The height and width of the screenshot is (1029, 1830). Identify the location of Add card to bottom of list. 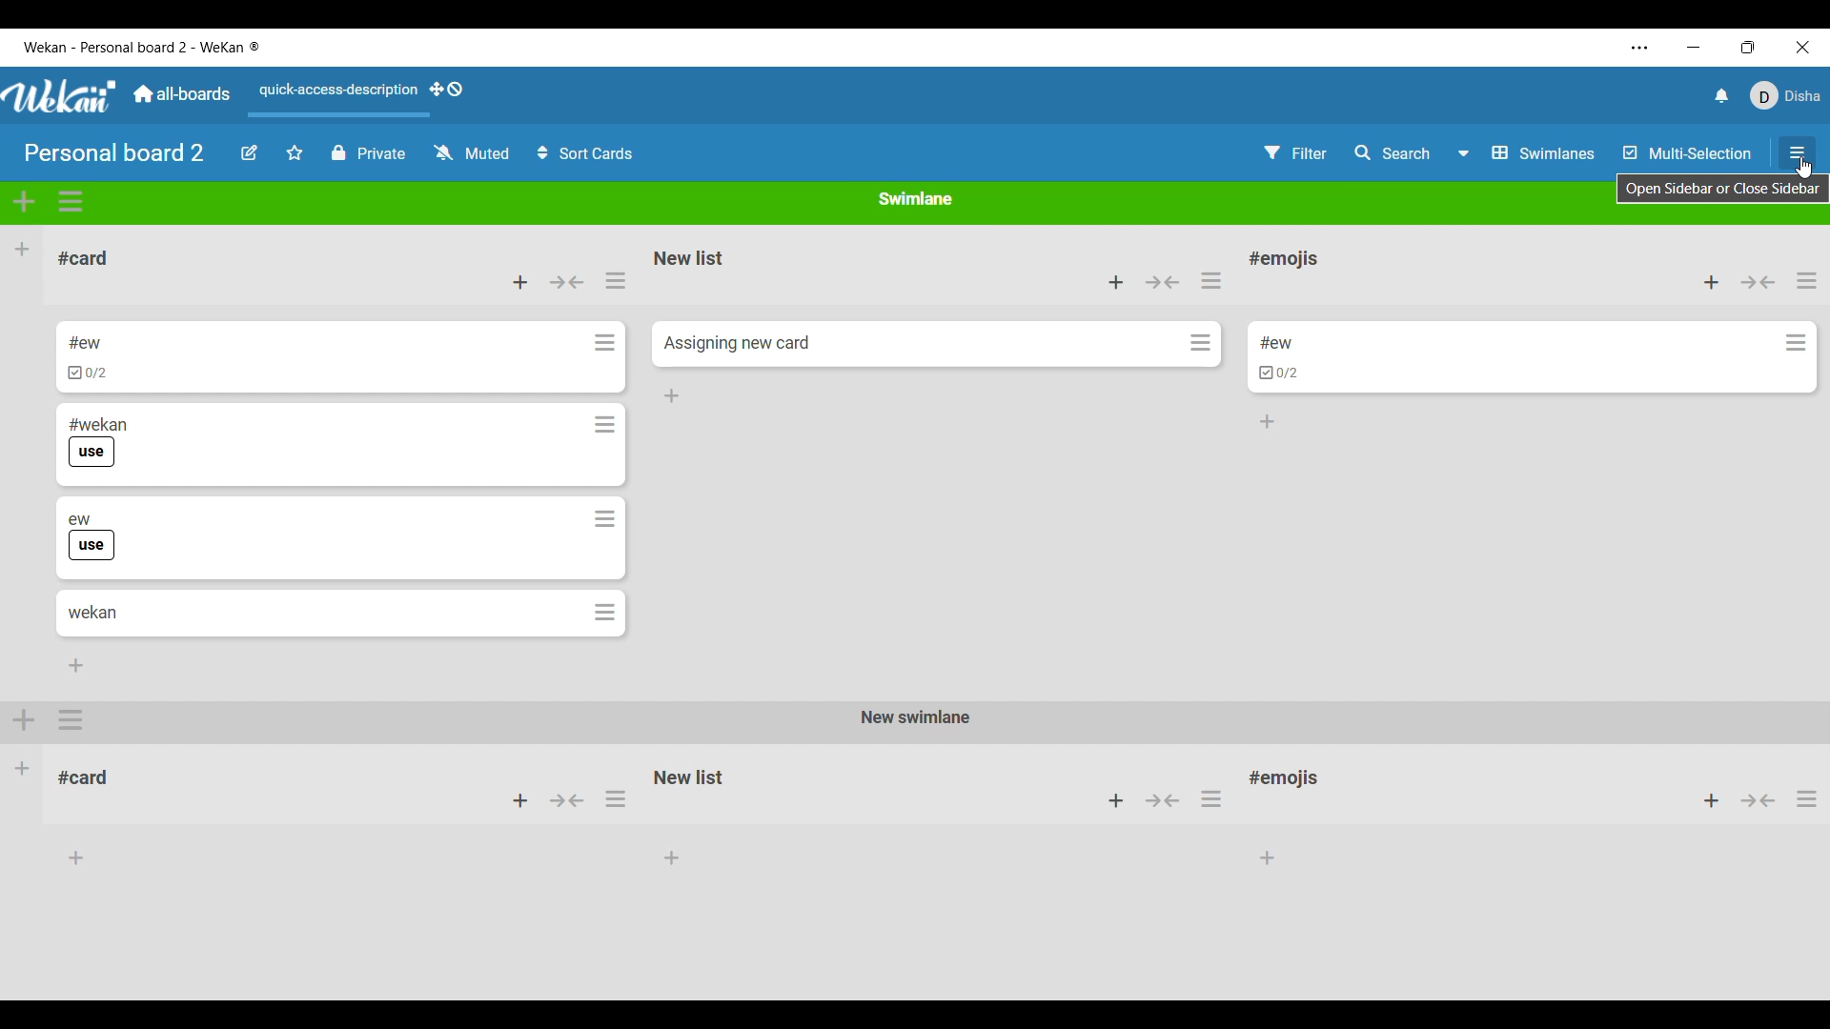
(76, 665).